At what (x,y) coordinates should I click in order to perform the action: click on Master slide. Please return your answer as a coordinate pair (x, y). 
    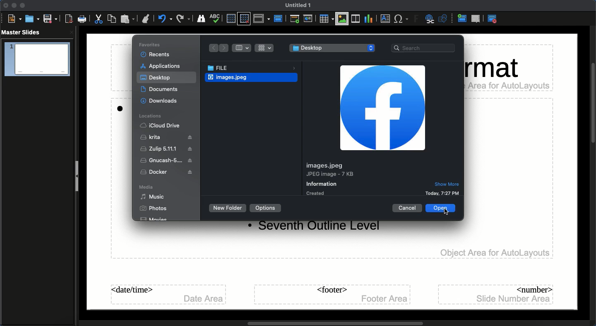
    Looking at the image, I should click on (279, 17).